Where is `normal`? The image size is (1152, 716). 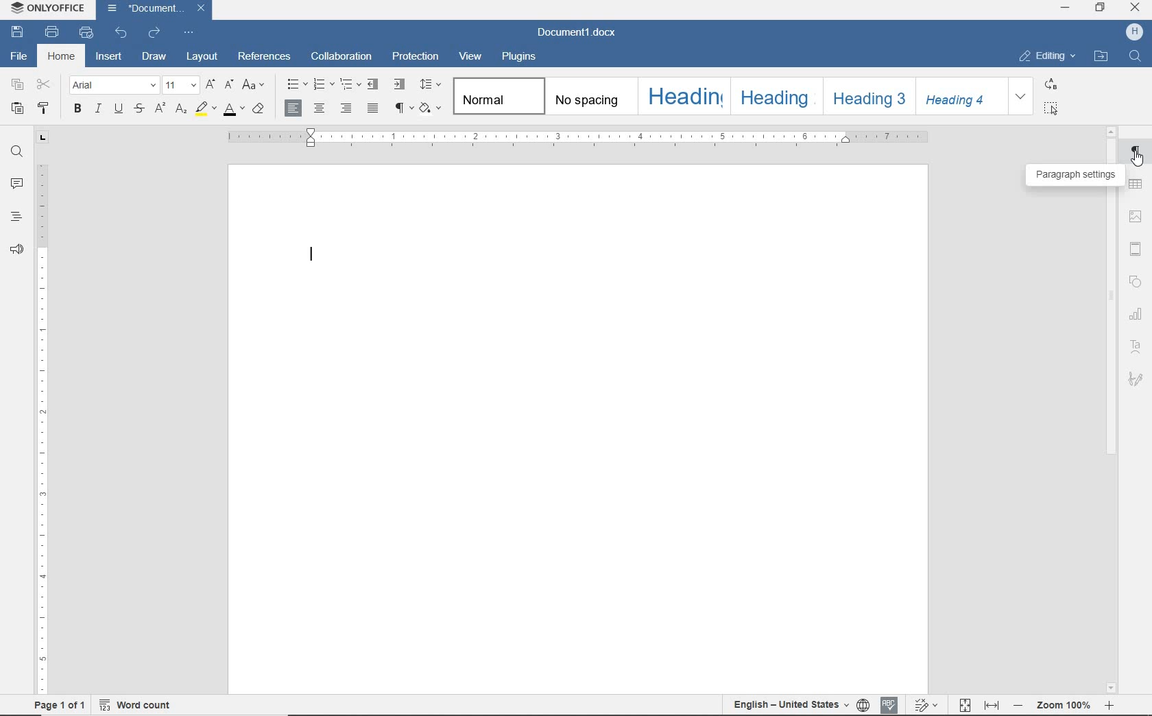 normal is located at coordinates (499, 97).